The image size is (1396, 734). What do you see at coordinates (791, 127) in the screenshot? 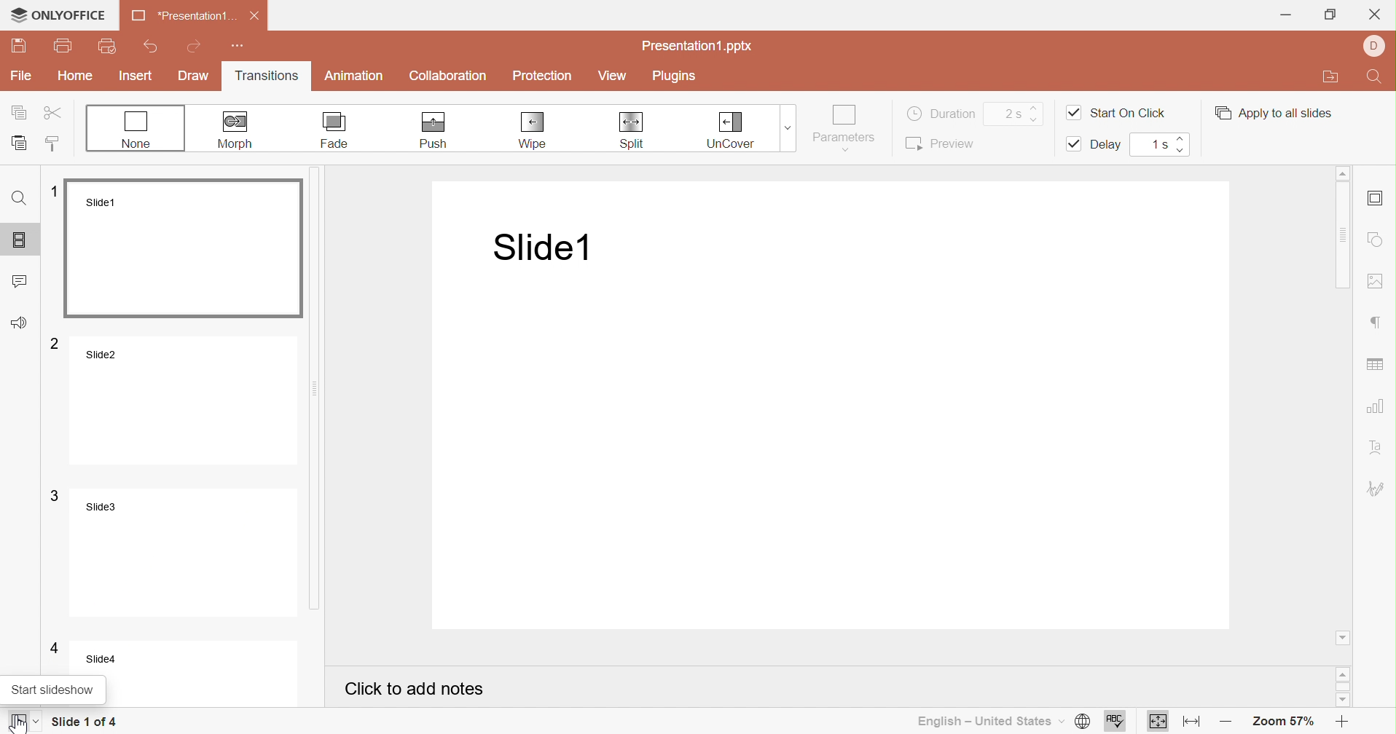
I see `Transitions drop down` at bounding box center [791, 127].